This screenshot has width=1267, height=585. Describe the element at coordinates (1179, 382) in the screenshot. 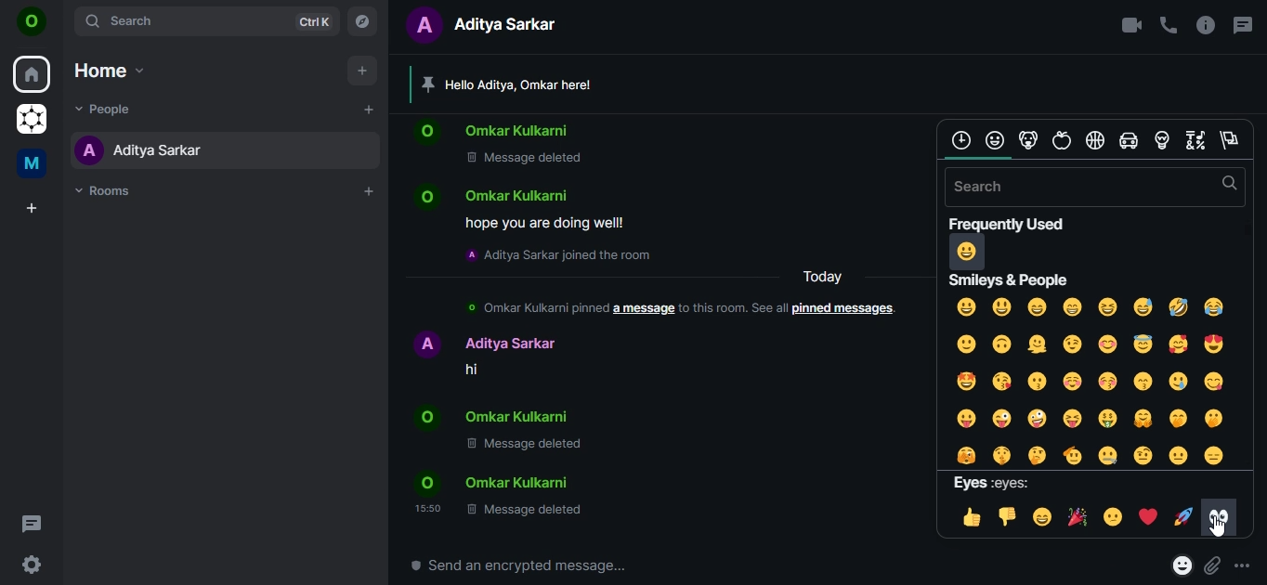

I see `smiling face with tear` at that location.